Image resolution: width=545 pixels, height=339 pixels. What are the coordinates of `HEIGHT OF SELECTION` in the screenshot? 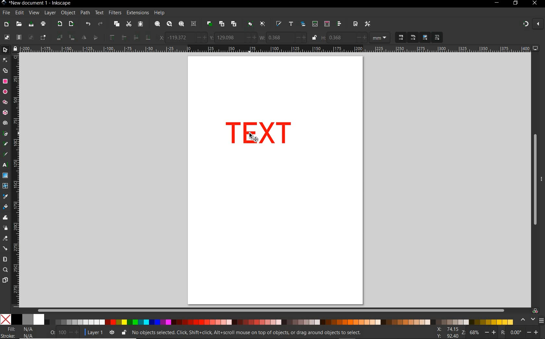 It's located at (344, 38).